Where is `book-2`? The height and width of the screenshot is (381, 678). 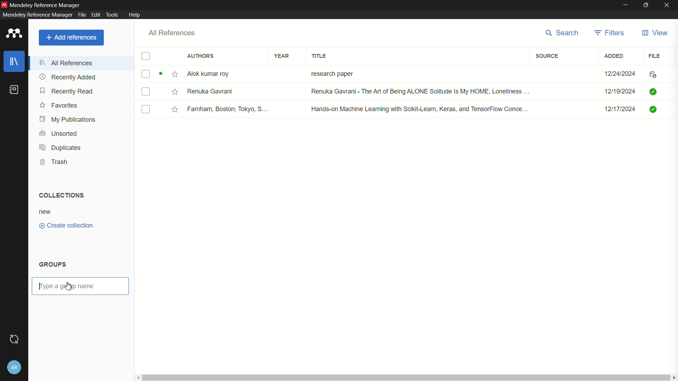
book-2 is located at coordinates (147, 92).